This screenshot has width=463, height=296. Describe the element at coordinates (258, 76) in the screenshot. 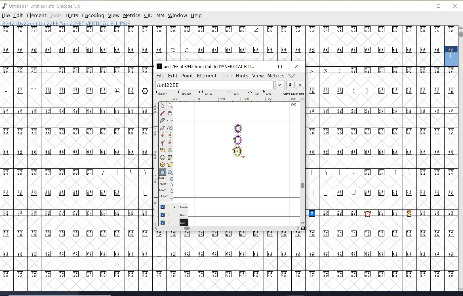

I see `view` at that location.